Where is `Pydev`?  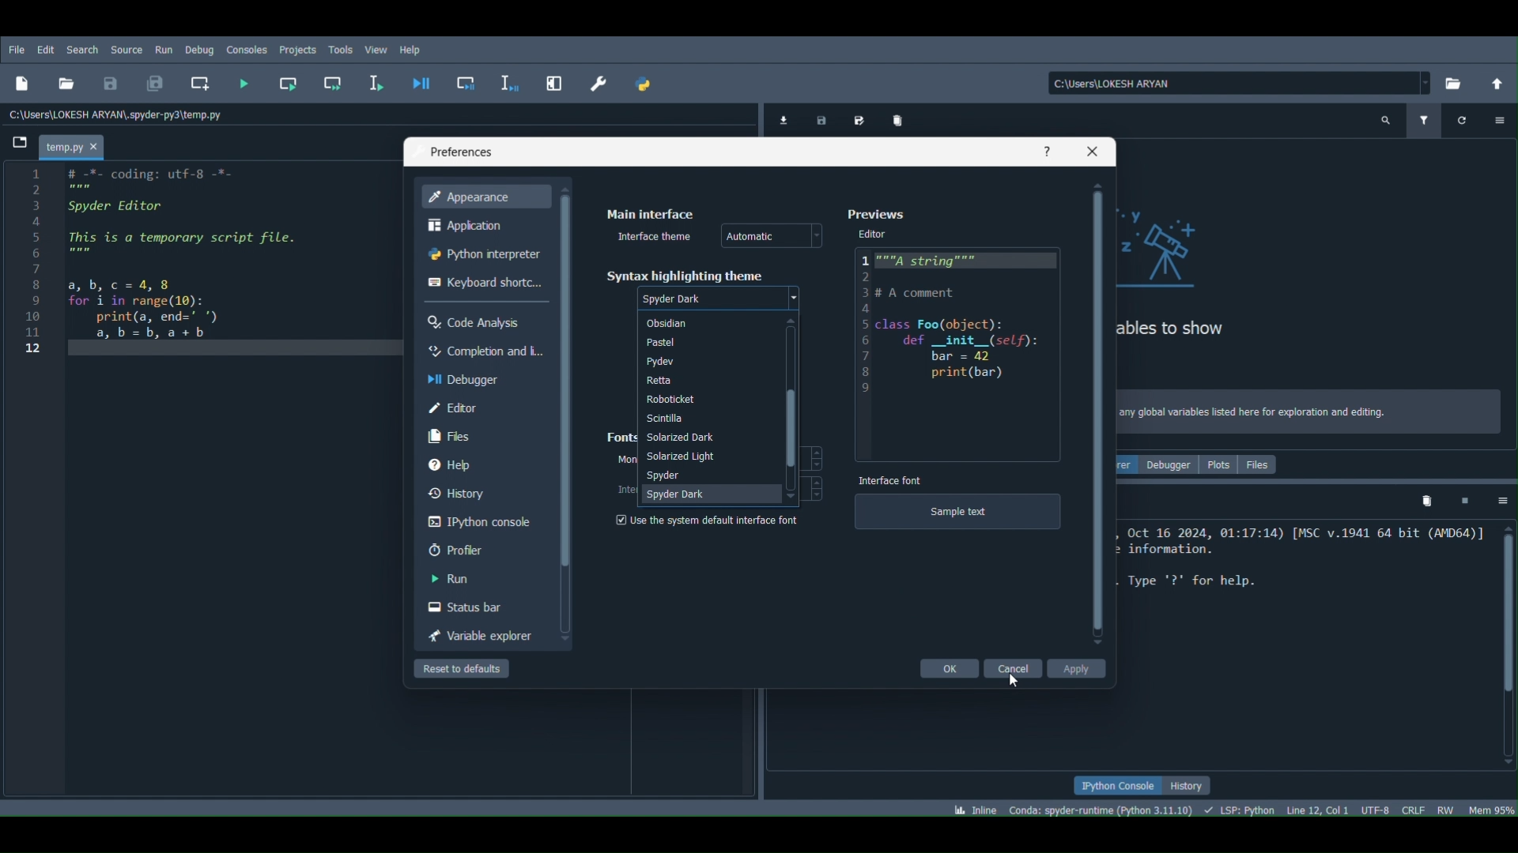
Pydev is located at coordinates (705, 360).